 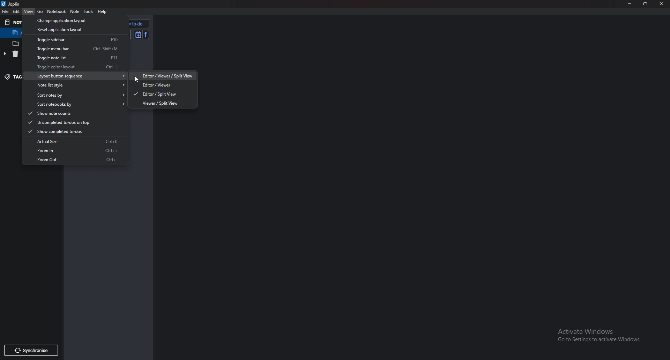 I want to click on View, so click(x=29, y=12).